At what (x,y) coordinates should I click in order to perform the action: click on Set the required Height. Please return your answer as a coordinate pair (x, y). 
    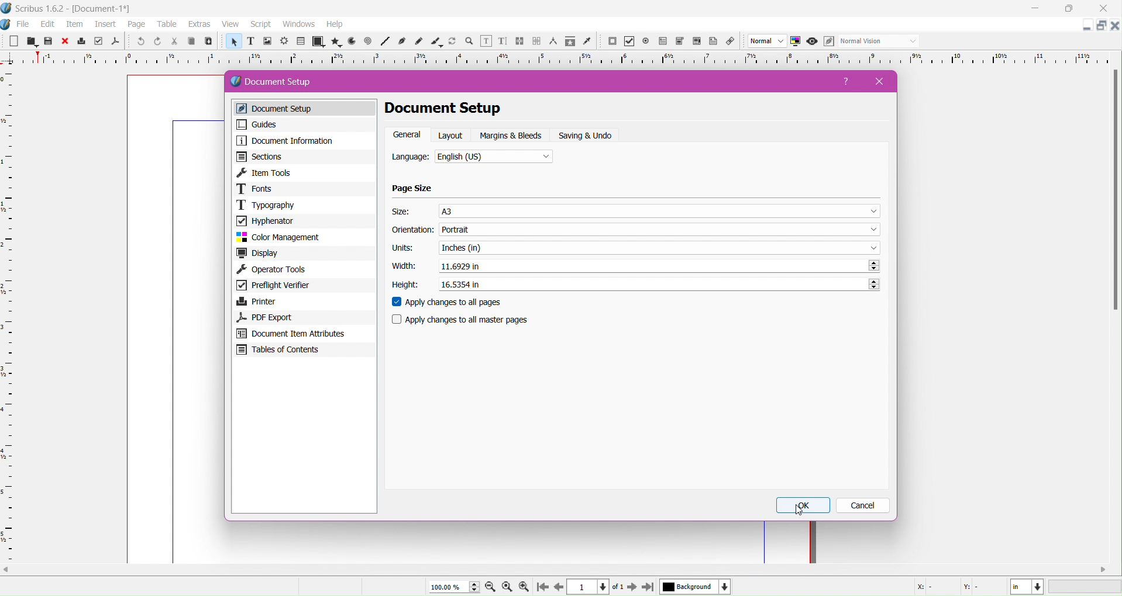
    Looking at the image, I should click on (658, 283).